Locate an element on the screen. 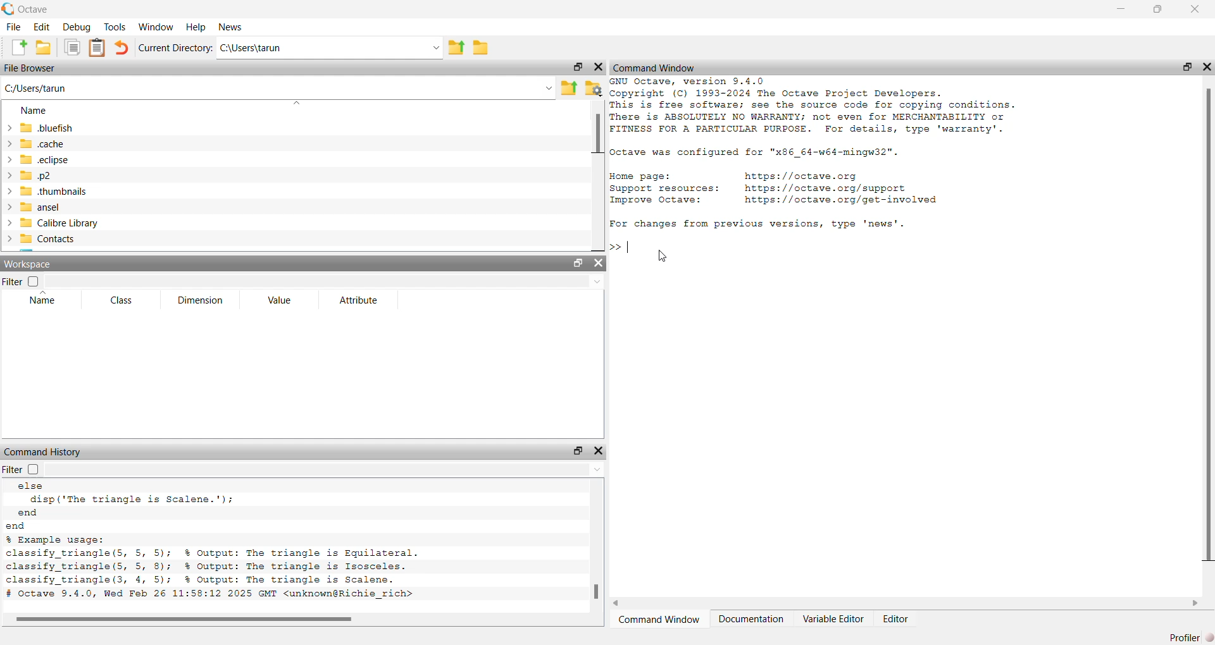 The height and width of the screenshot is (645, 1215). cursor is located at coordinates (663, 257).